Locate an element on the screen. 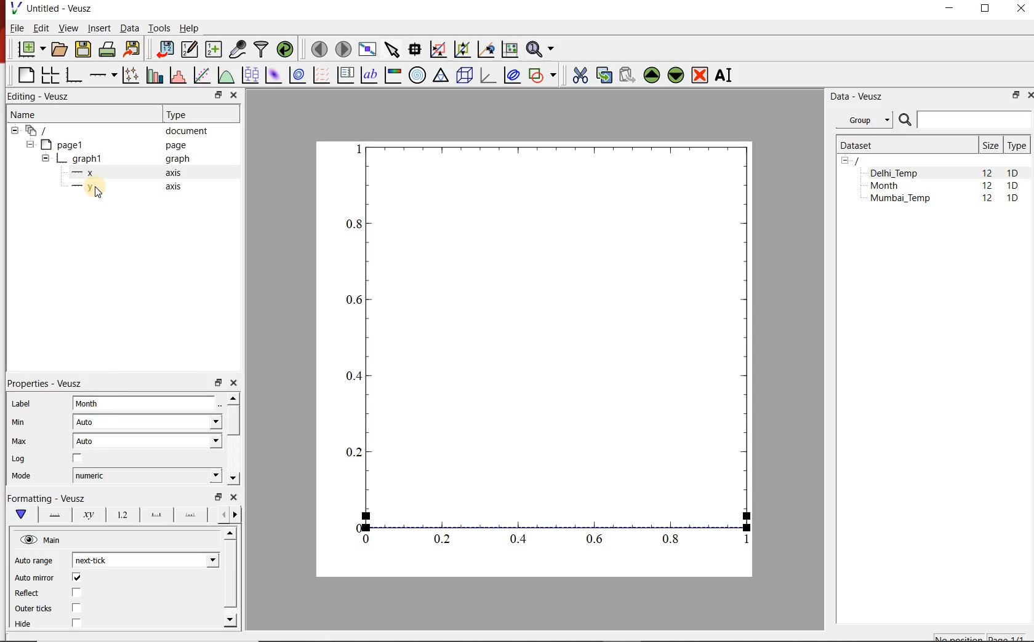 The height and width of the screenshot is (642, 1034). click to recenter graph axes is located at coordinates (486, 50).